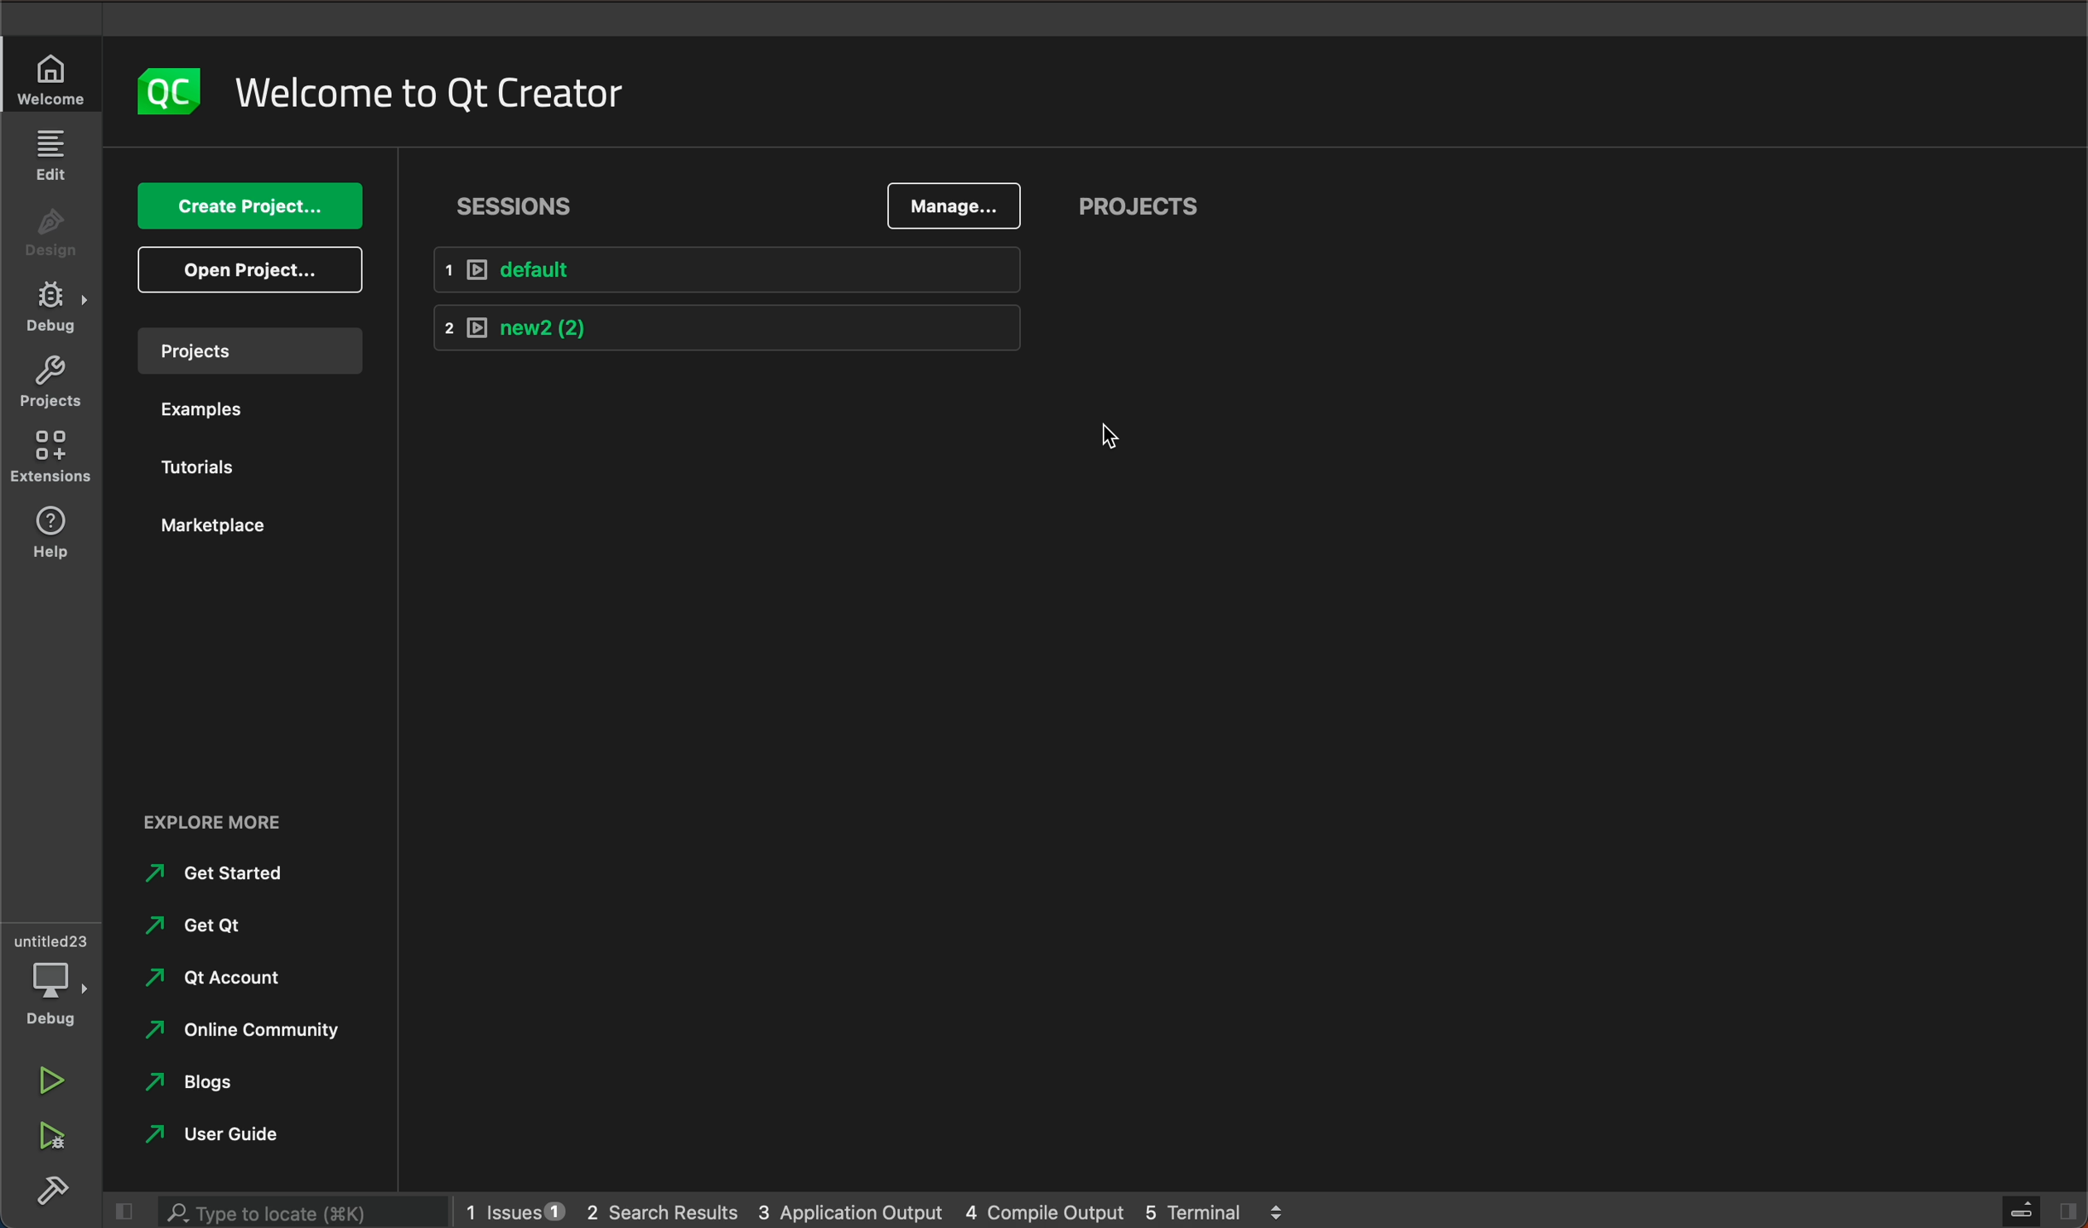 Image resolution: width=2088 pixels, height=1228 pixels. Describe the element at coordinates (2035, 1211) in the screenshot. I see `close slidebar` at that location.